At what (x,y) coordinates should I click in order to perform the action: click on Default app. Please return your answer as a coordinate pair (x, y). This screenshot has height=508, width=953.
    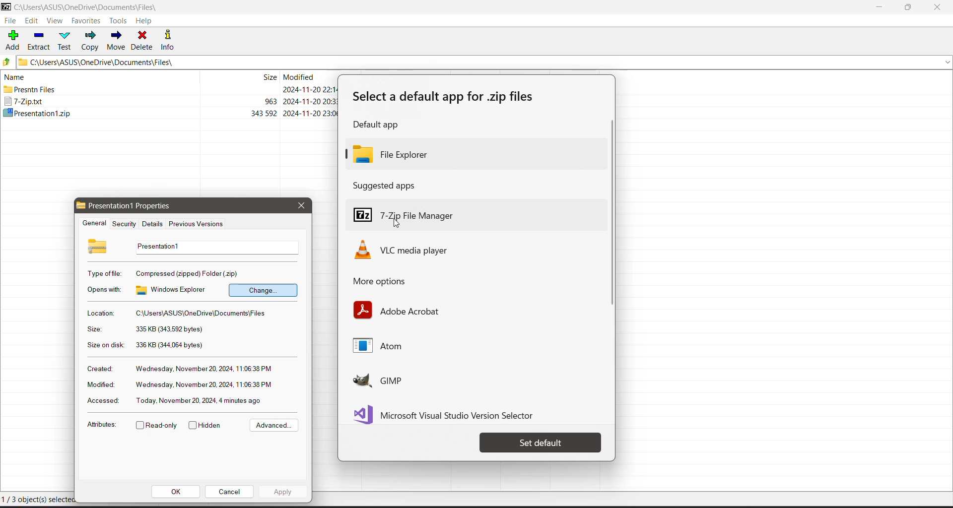
    Looking at the image, I should click on (379, 126).